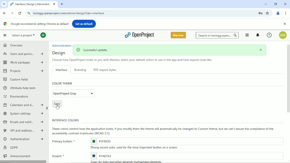  What do you see at coordinates (62, 45) in the screenshot?
I see `Administration` at bounding box center [62, 45].